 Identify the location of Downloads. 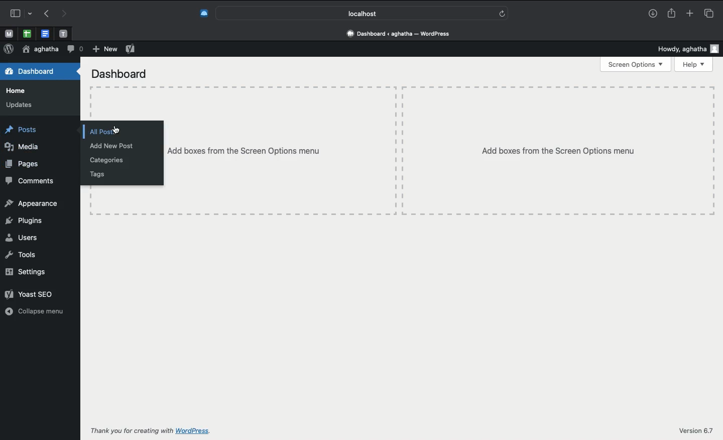
(654, 13).